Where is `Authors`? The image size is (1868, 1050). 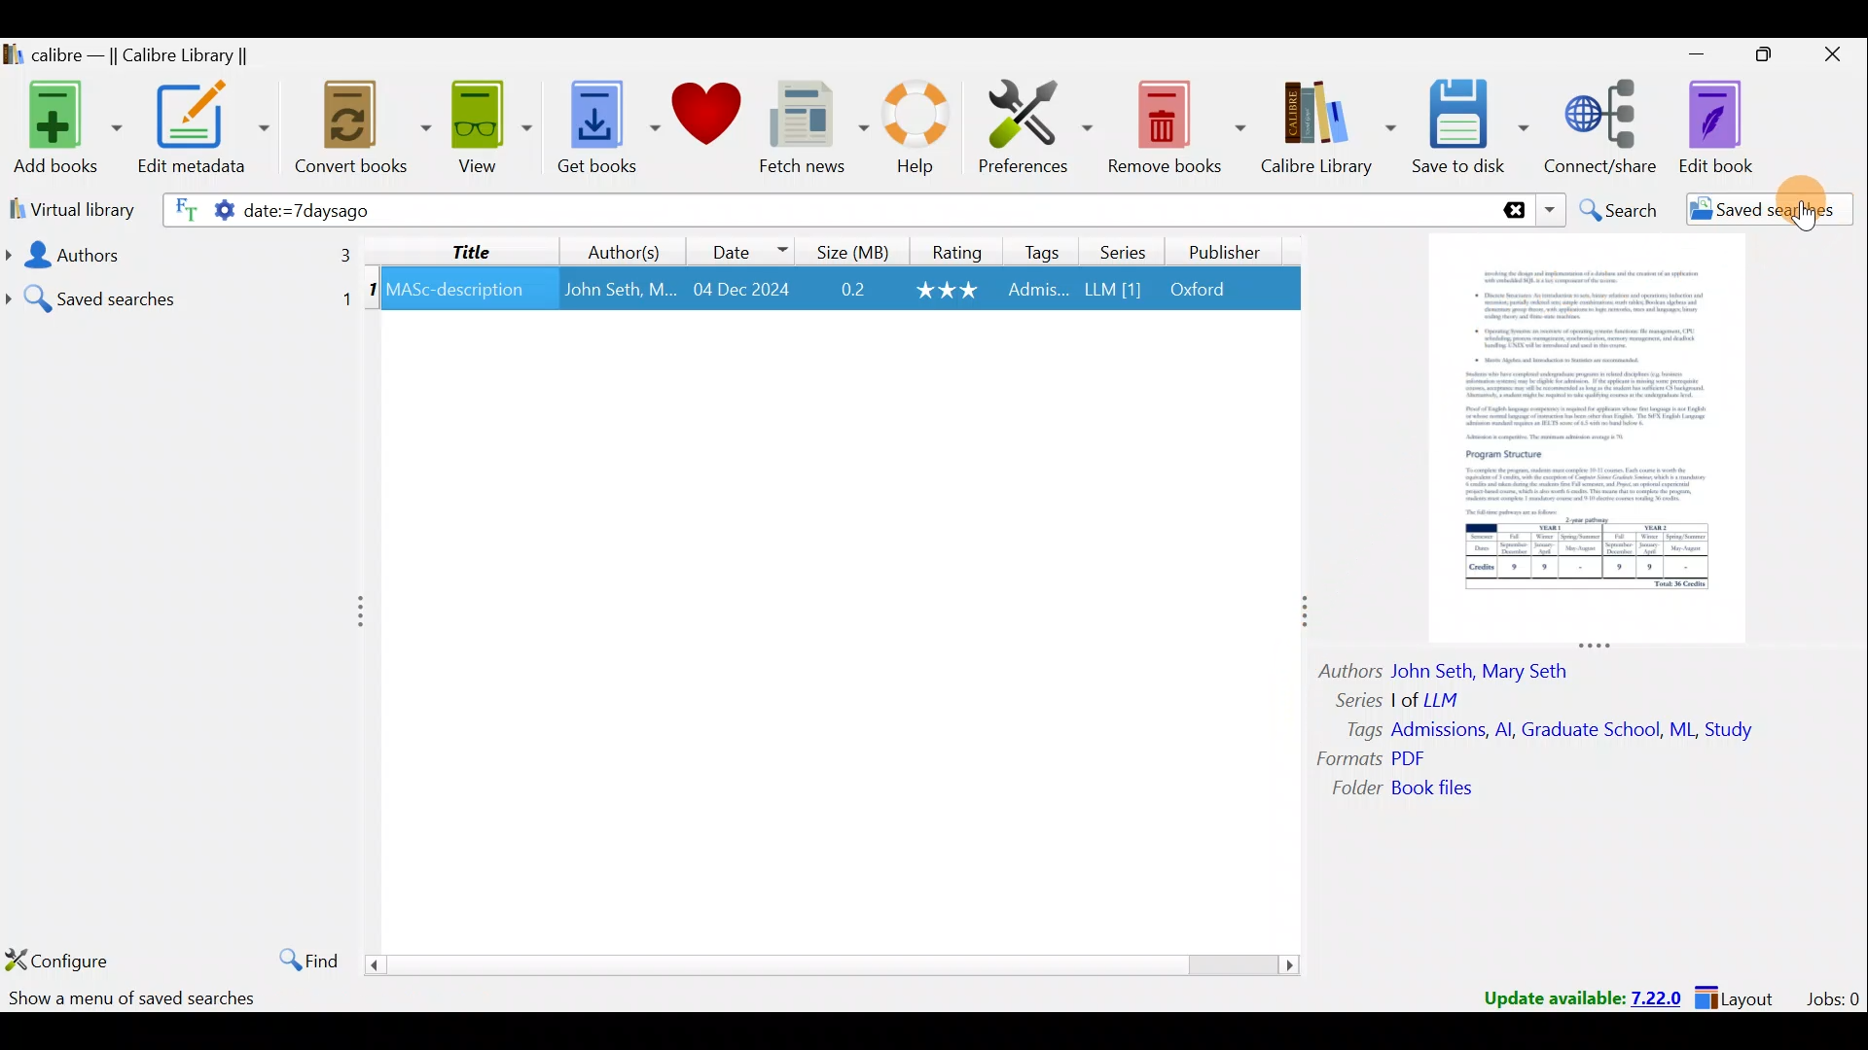 Authors is located at coordinates (175, 255).